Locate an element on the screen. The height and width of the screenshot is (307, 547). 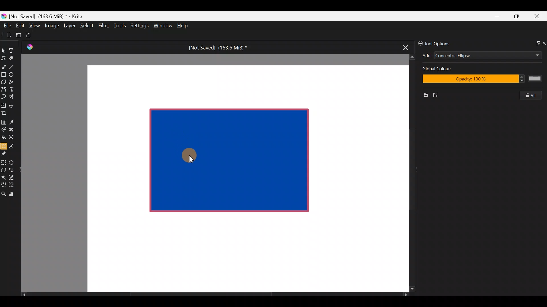
Polyline tool is located at coordinates (14, 82).